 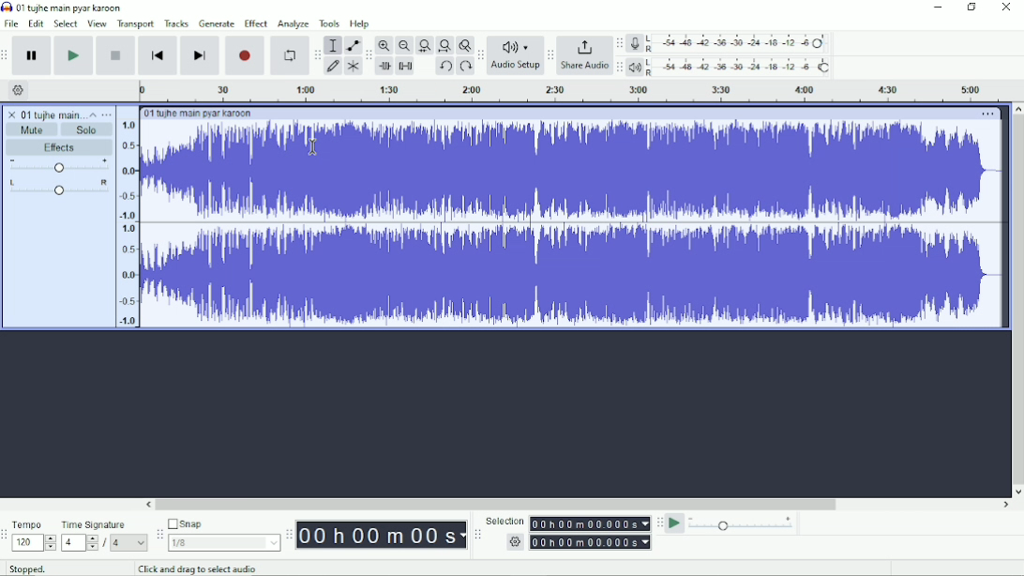 What do you see at coordinates (571, 91) in the screenshot?
I see `Timeline` at bounding box center [571, 91].